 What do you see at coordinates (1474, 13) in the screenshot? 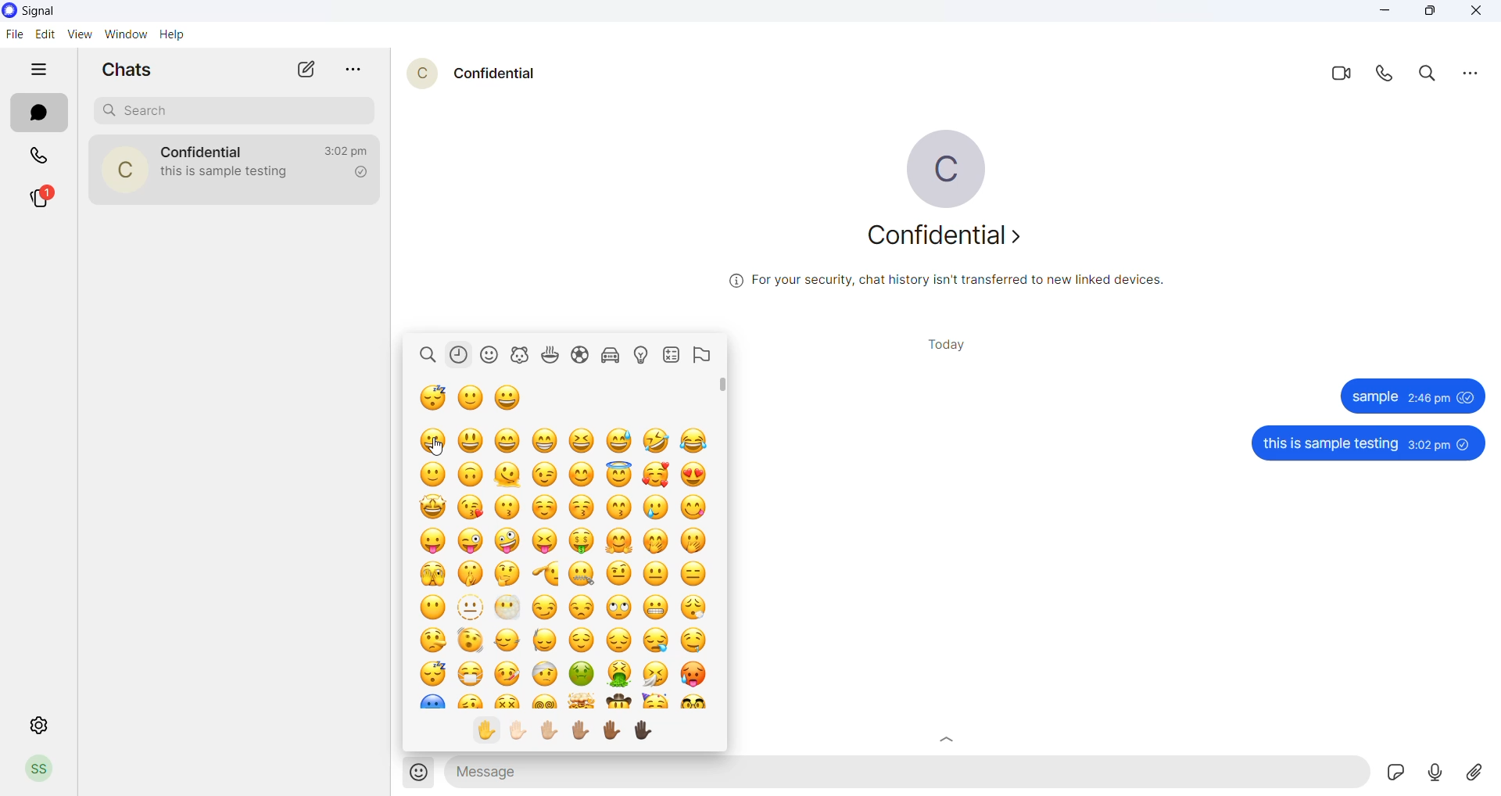
I see `close` at bounding box center [1474, 13].